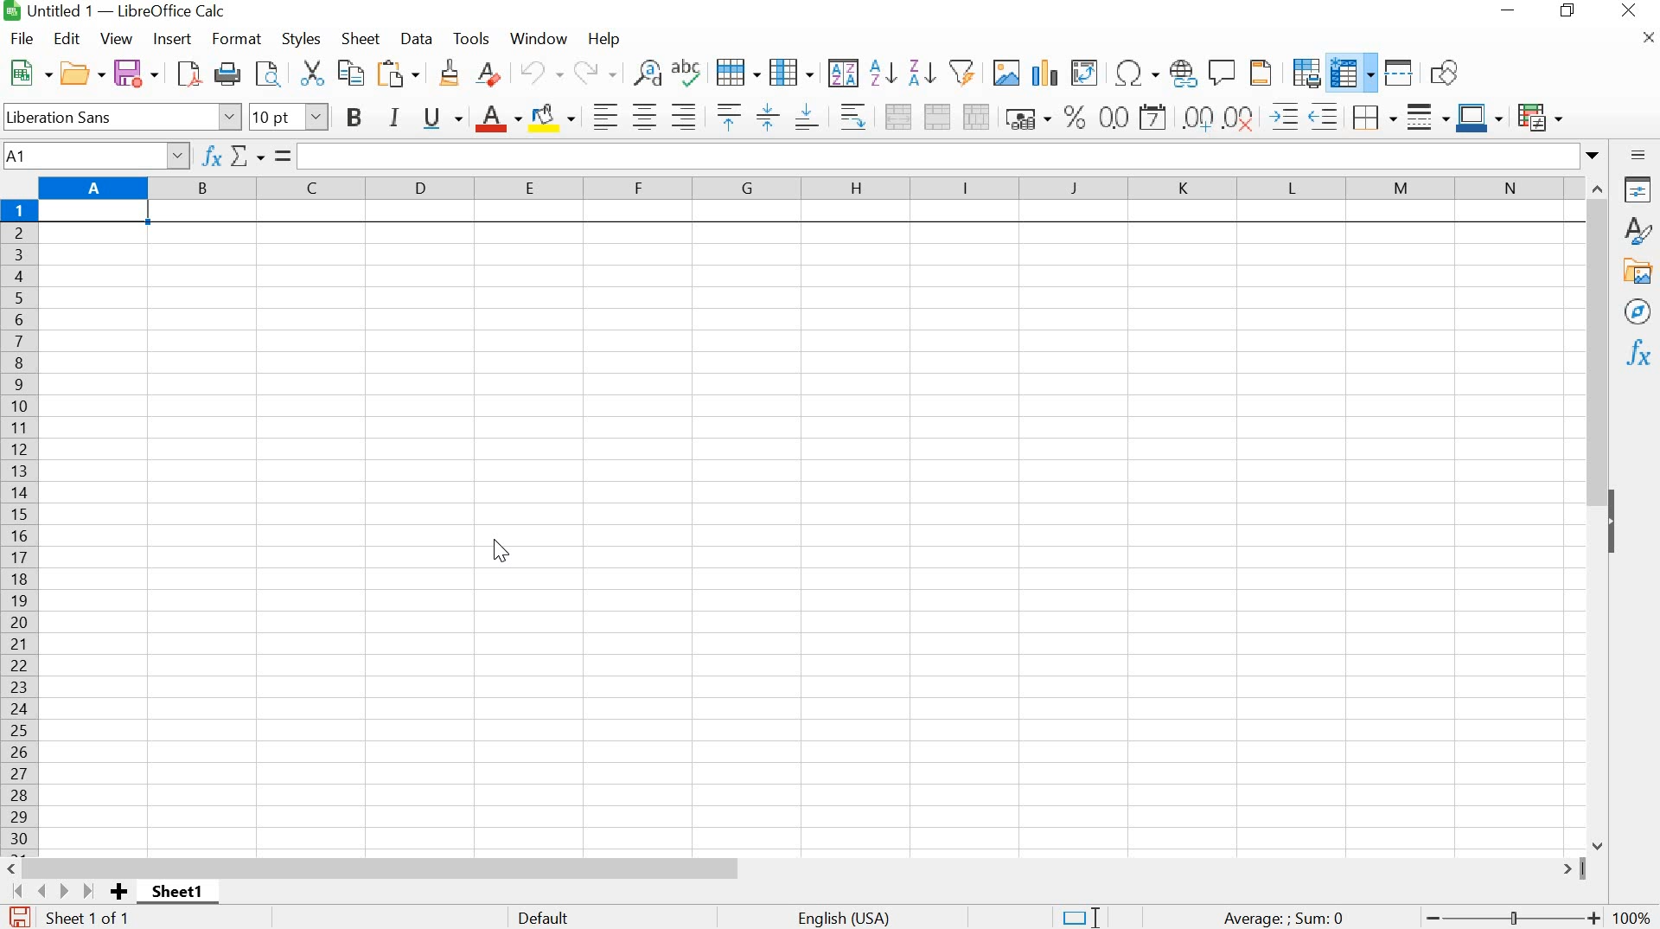 The image size is (1660, 929). What do you see at coordinates (448, 74) in the screenshot?
I see `CLONE FORMATTING` at bounding box center [448, 74].